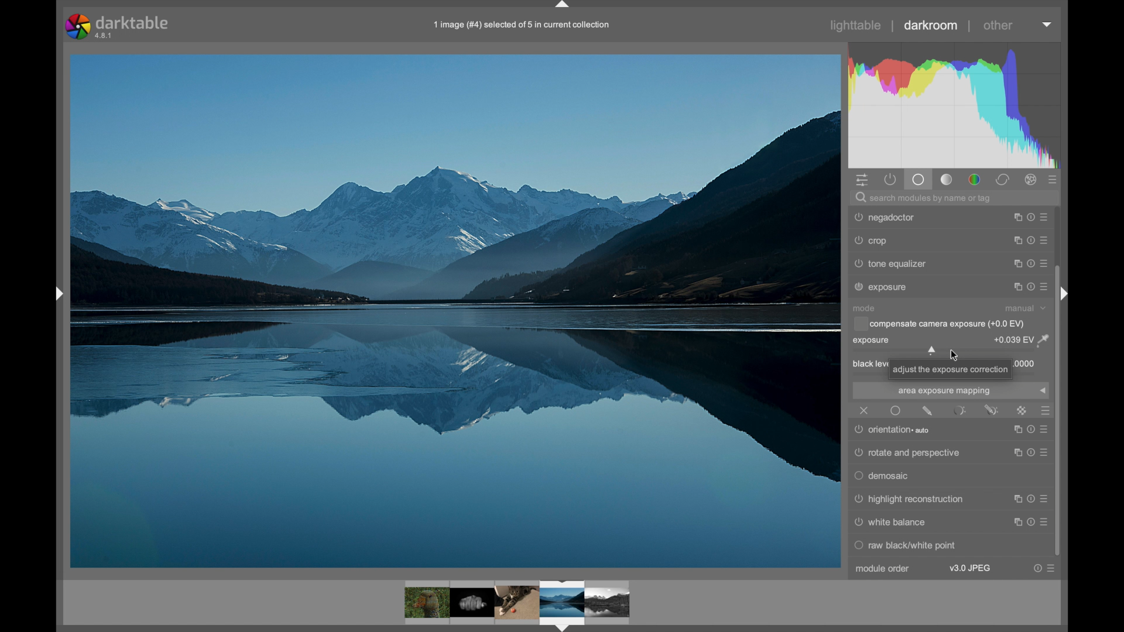 This screenshot has width=1124, height=632. Describe the element at coordinates (864, 308) in the screenshot. I see `mode` at that location.